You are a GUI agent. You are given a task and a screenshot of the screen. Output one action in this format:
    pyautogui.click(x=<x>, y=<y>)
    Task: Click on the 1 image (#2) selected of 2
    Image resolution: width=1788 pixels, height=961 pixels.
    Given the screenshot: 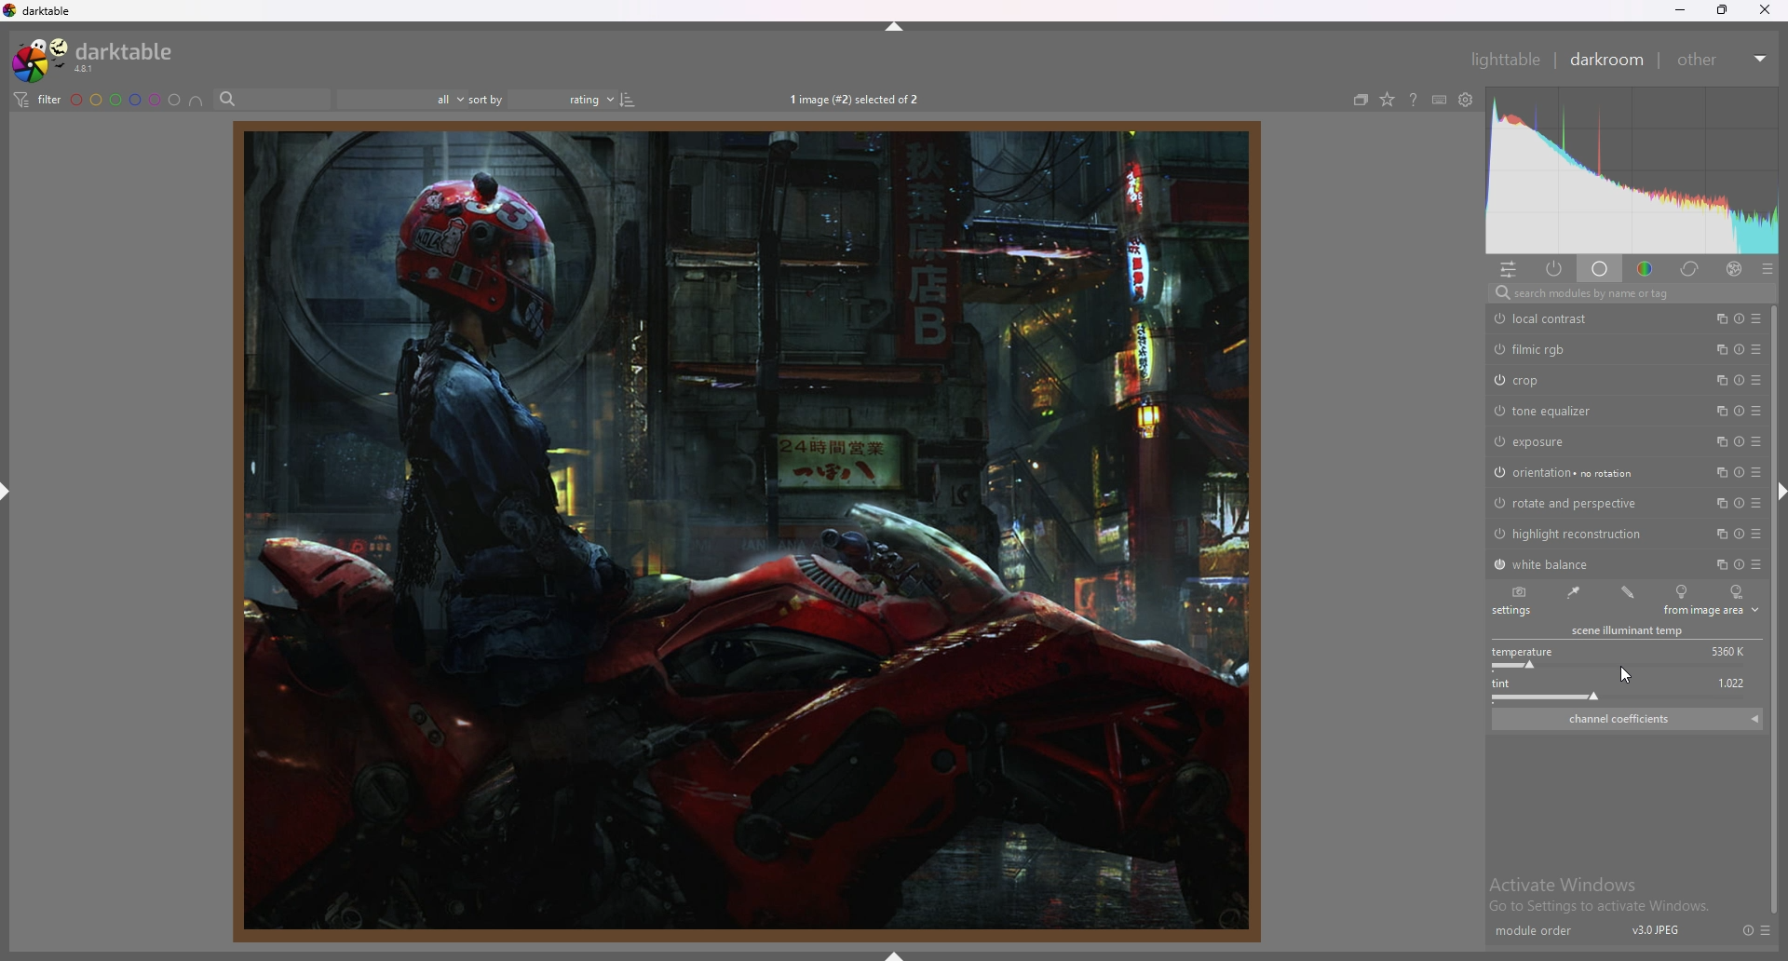 What is the action you would take?
    pyautogui.click(x=860, y=98)
    